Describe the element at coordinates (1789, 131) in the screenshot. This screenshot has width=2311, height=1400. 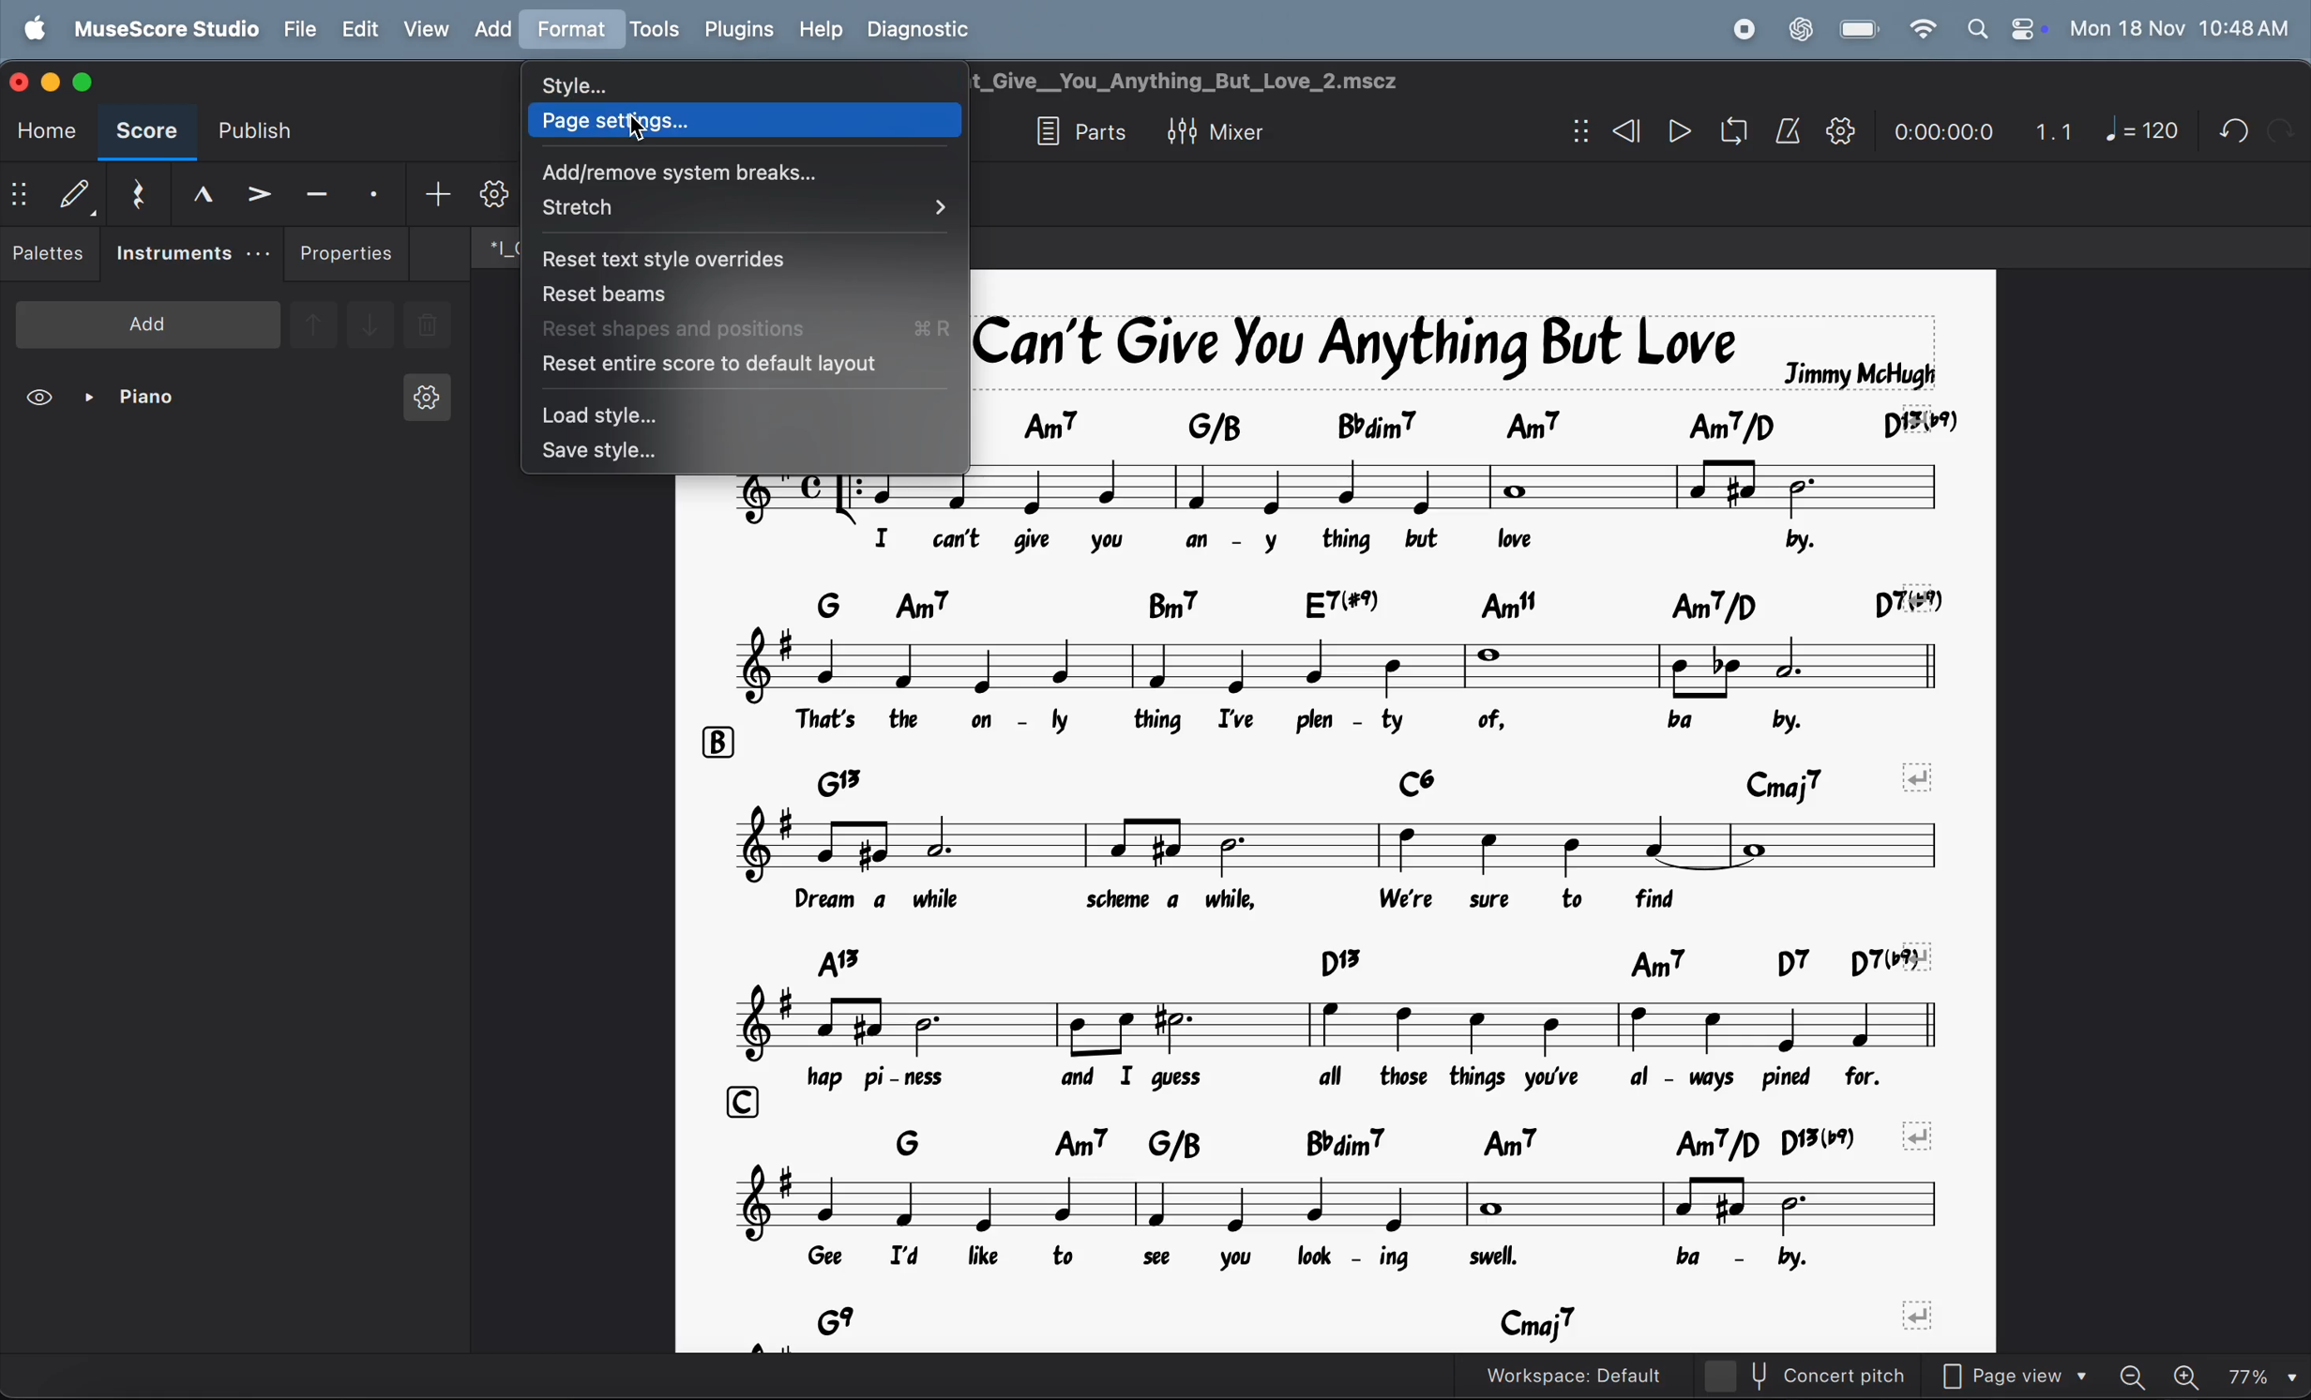
I see `metronome` at that location.